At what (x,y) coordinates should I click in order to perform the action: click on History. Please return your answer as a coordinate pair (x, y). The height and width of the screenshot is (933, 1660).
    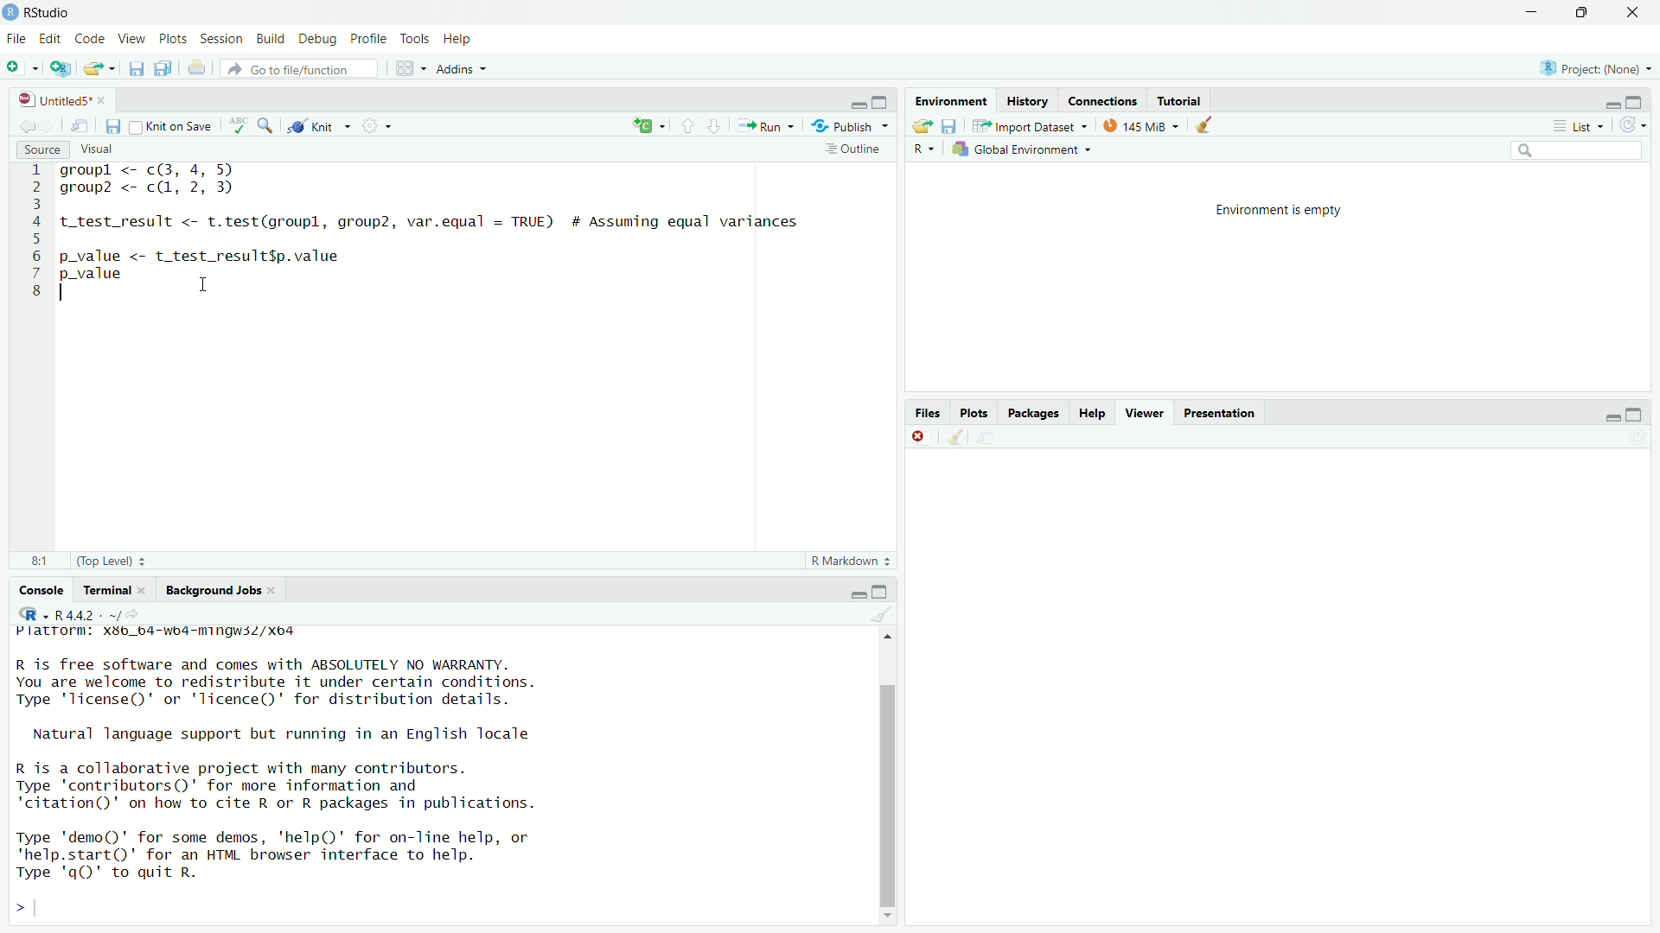
    Looking at the image, I should click on (1026, 99).